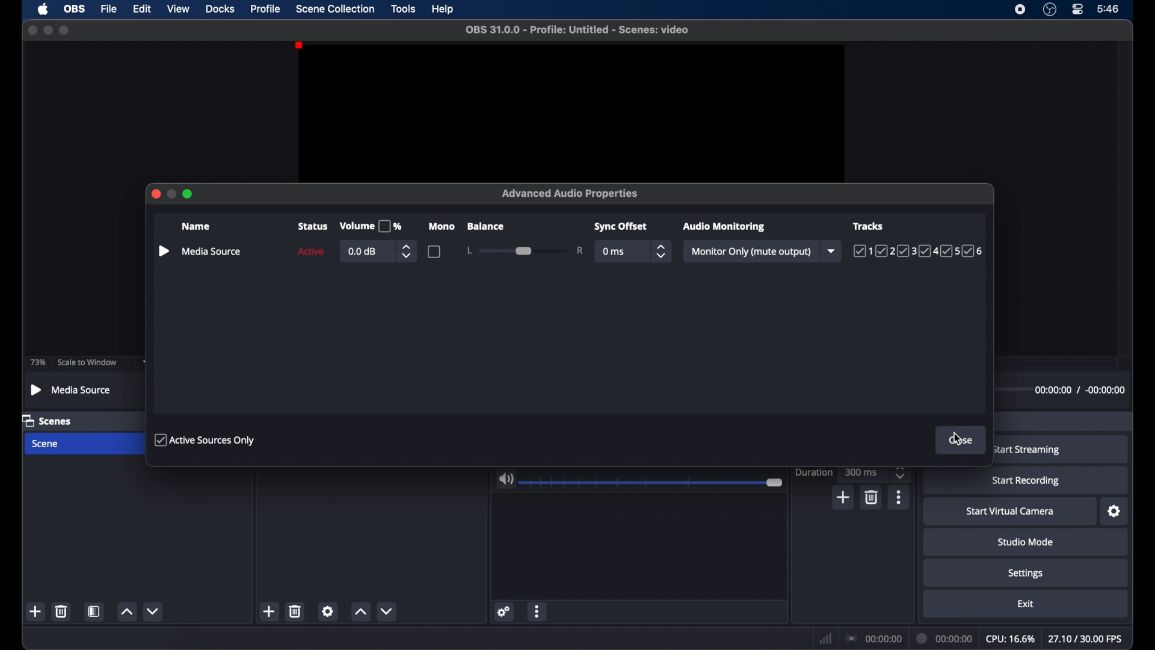  Describe the element at coordinates (94, 611) in the screenshot. I see `scene filters` at that location.